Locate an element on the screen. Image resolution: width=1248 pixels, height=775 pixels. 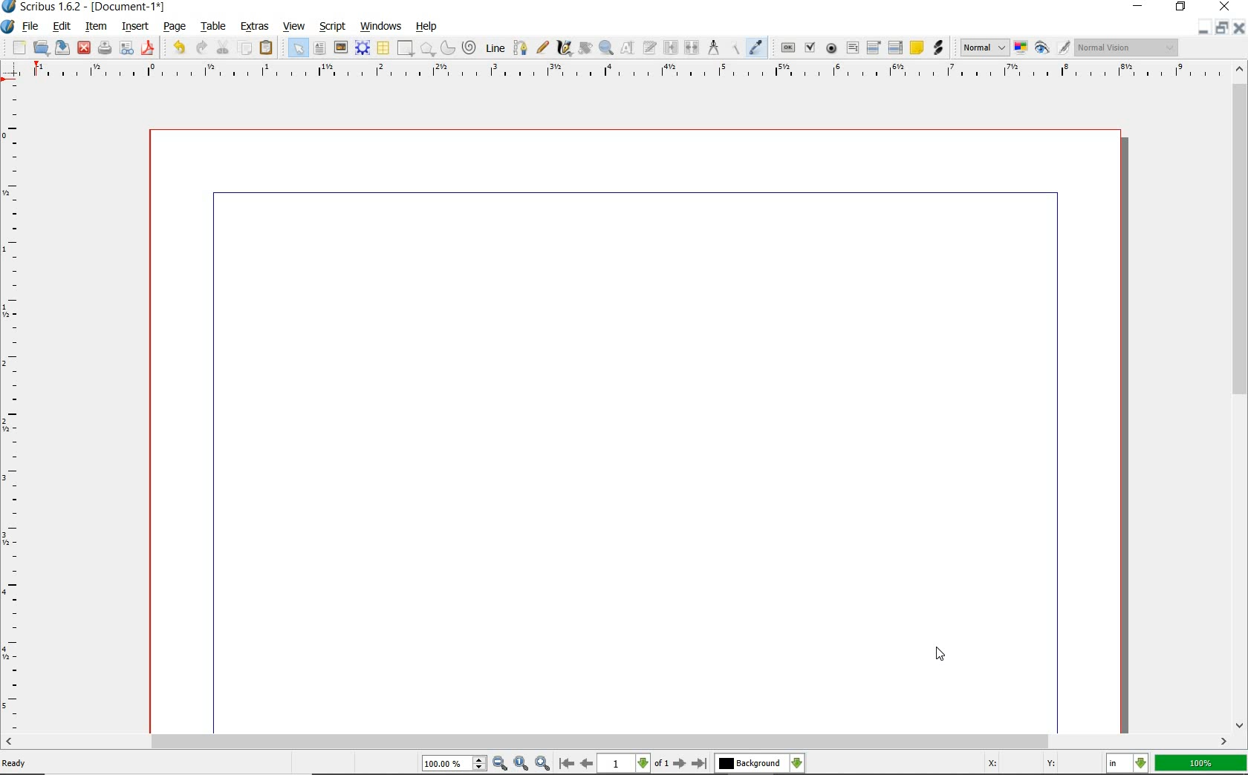
restore is located at coordinates (1202, 28).